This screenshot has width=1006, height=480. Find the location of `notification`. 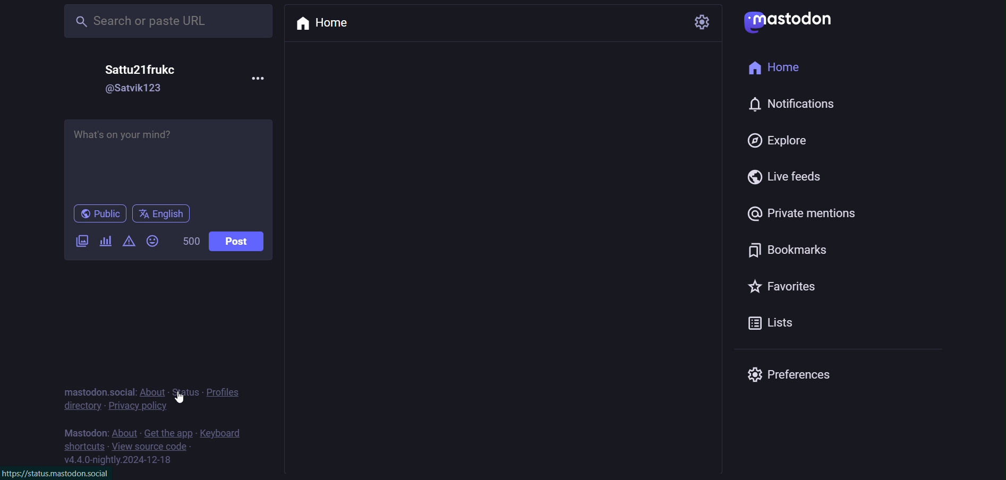

notification is located at coordinates (790, 102).